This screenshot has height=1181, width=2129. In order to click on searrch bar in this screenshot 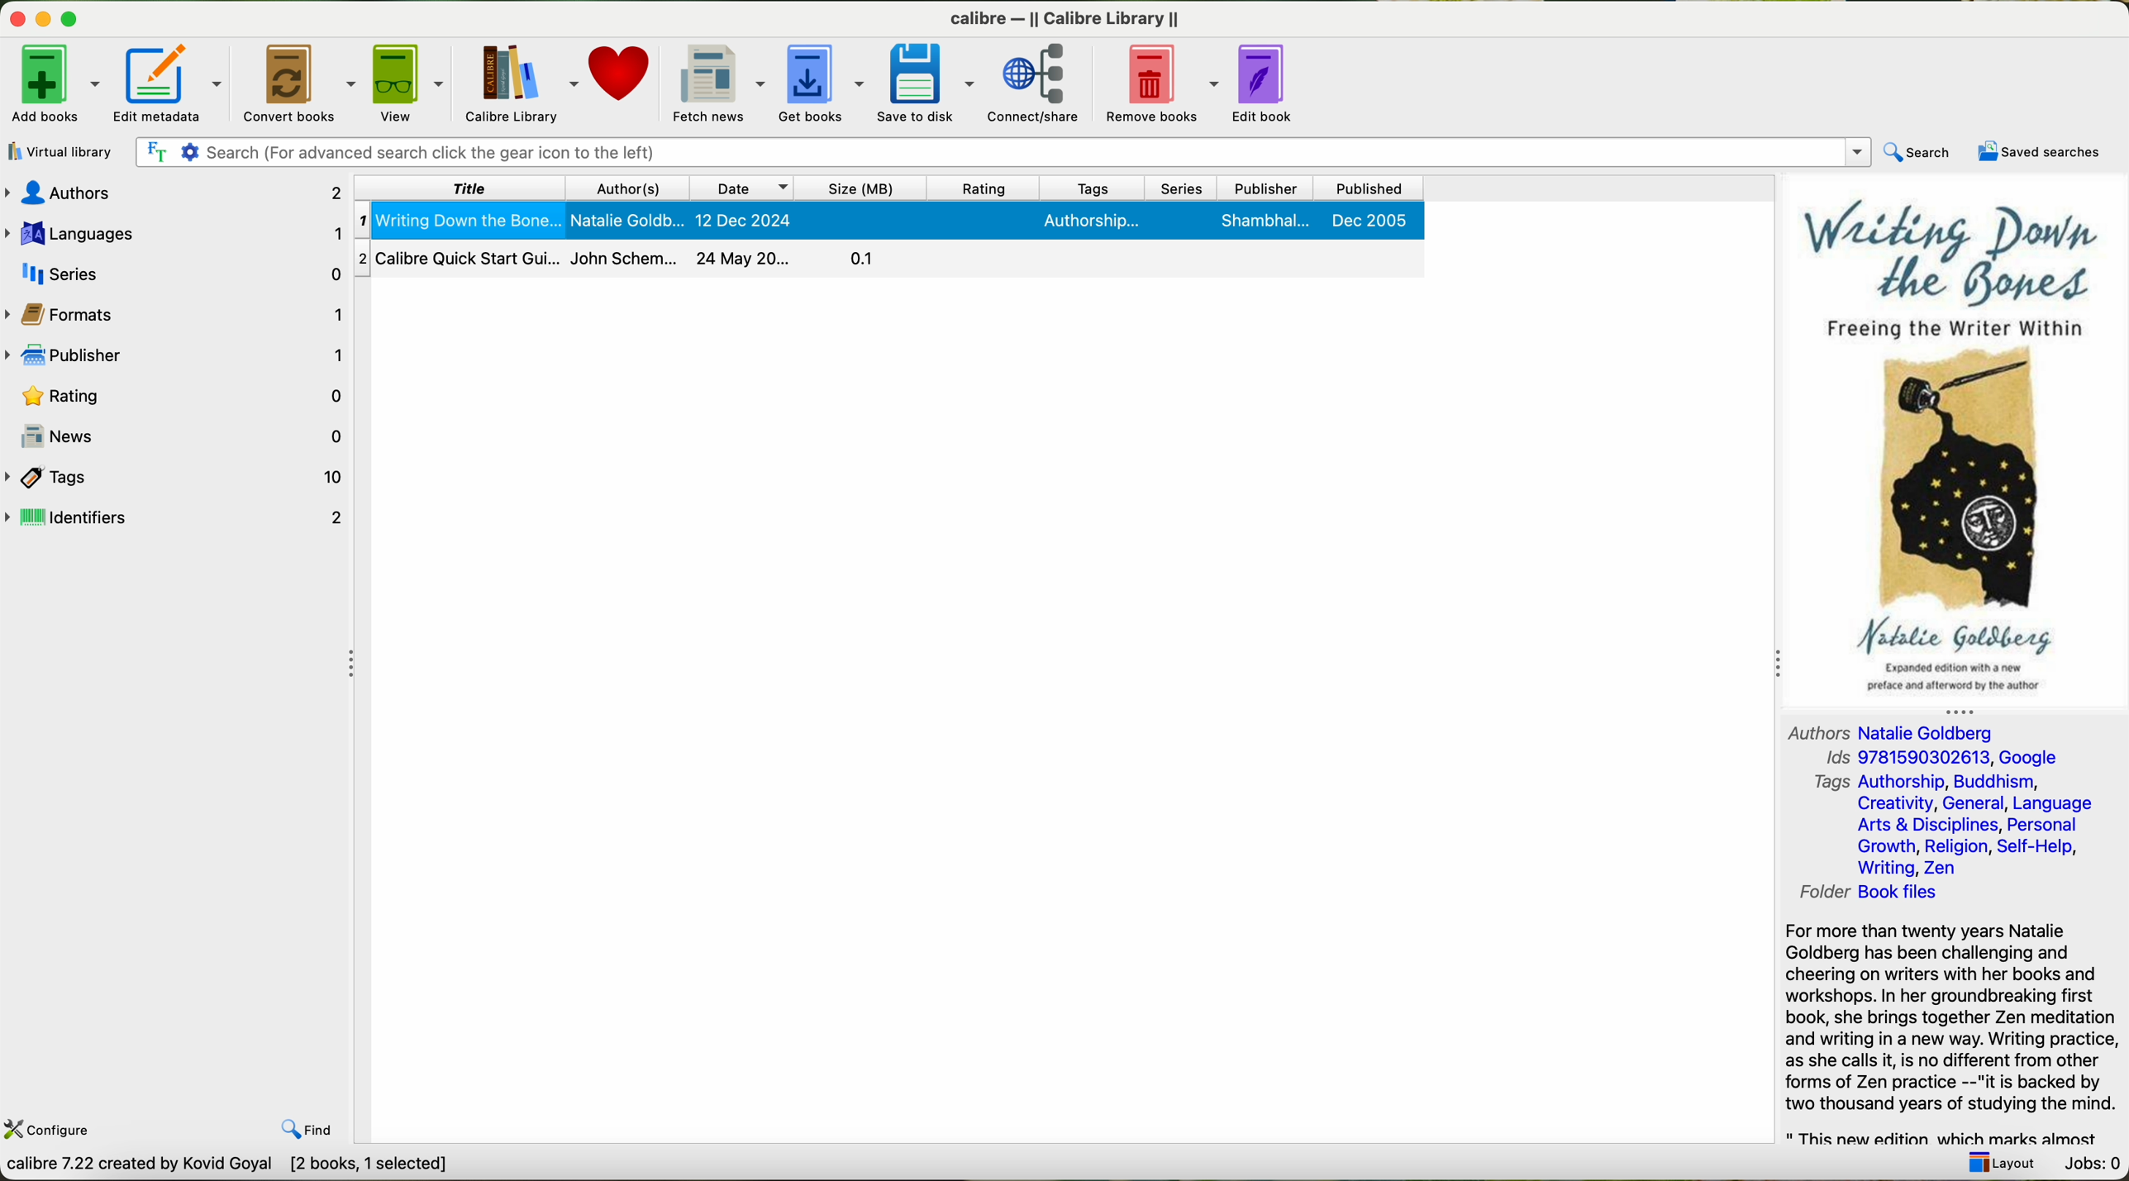, I will do `click(1007, 151)`.